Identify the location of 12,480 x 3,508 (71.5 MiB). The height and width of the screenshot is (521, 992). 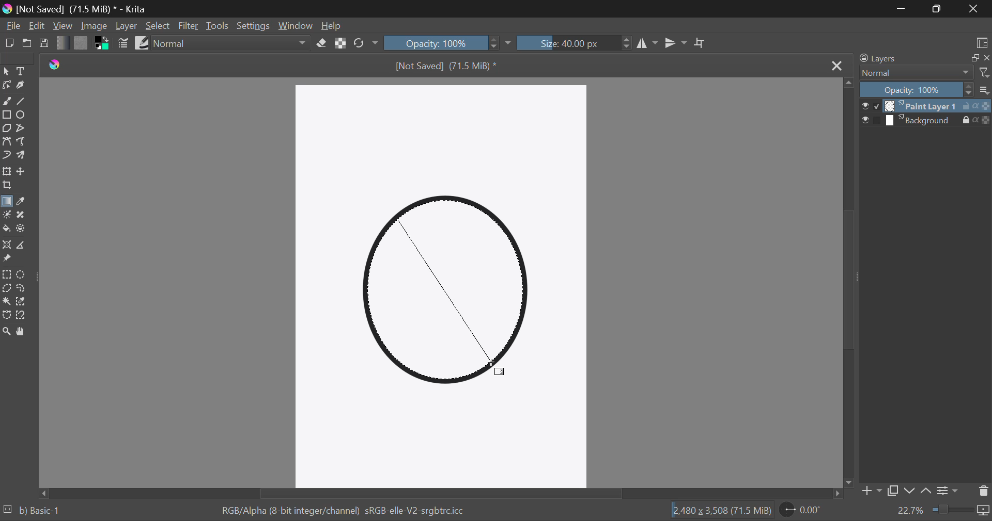
(721, 511).